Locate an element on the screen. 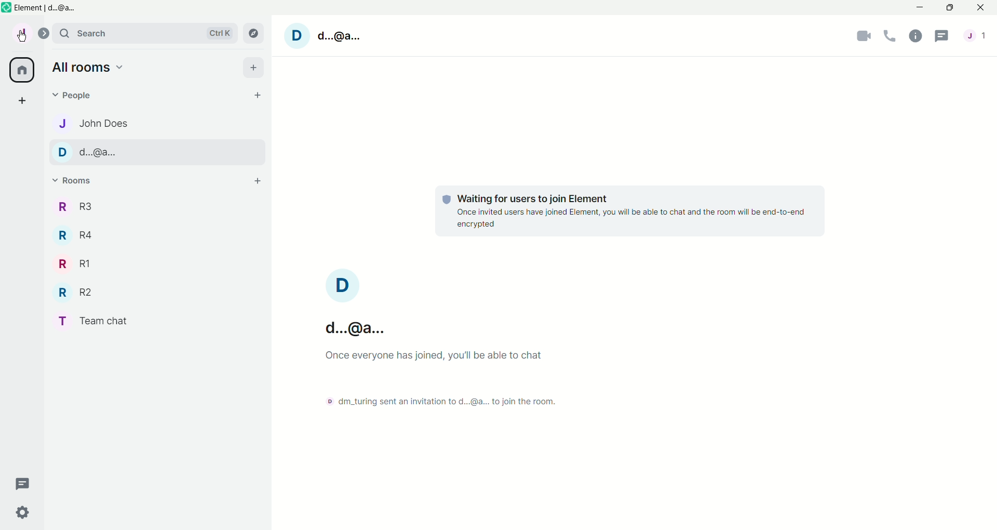  Once invited users have joined Element, you will be able to chat and the room will be end-to-end encrypted is located at coordinates (630, 218).